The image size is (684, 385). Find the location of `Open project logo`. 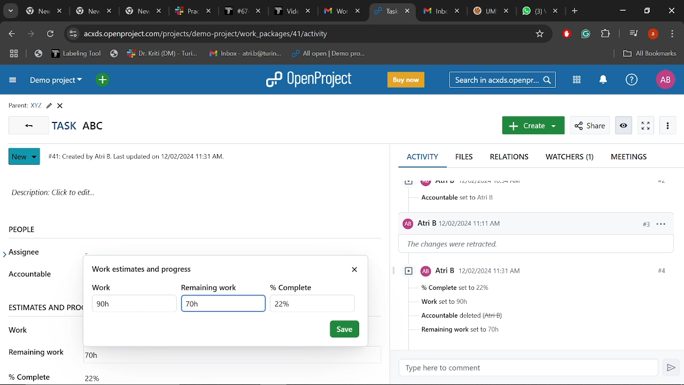

Open project logo is located at coordinates (312, 80).